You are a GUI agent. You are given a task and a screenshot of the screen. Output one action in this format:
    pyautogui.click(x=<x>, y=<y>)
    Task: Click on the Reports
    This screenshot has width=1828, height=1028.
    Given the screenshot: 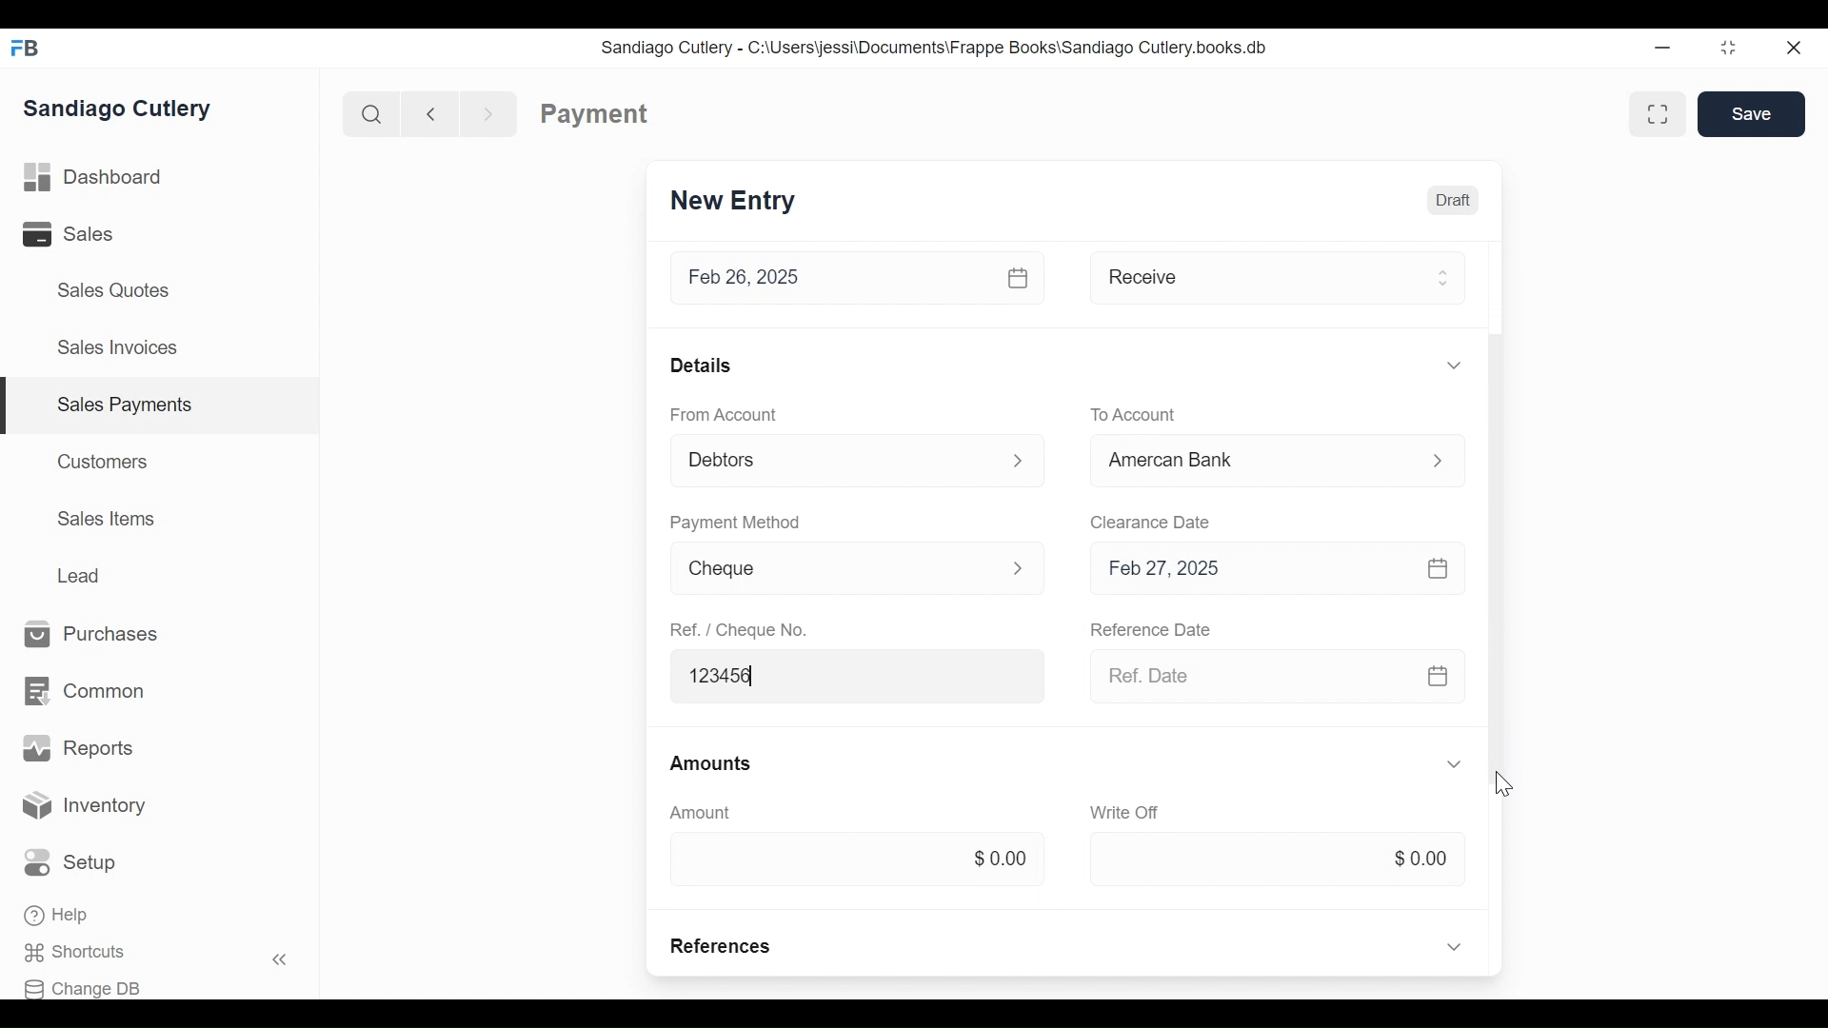 What is the action you would take?
    pyautogui.click(x=78, y=748)
    